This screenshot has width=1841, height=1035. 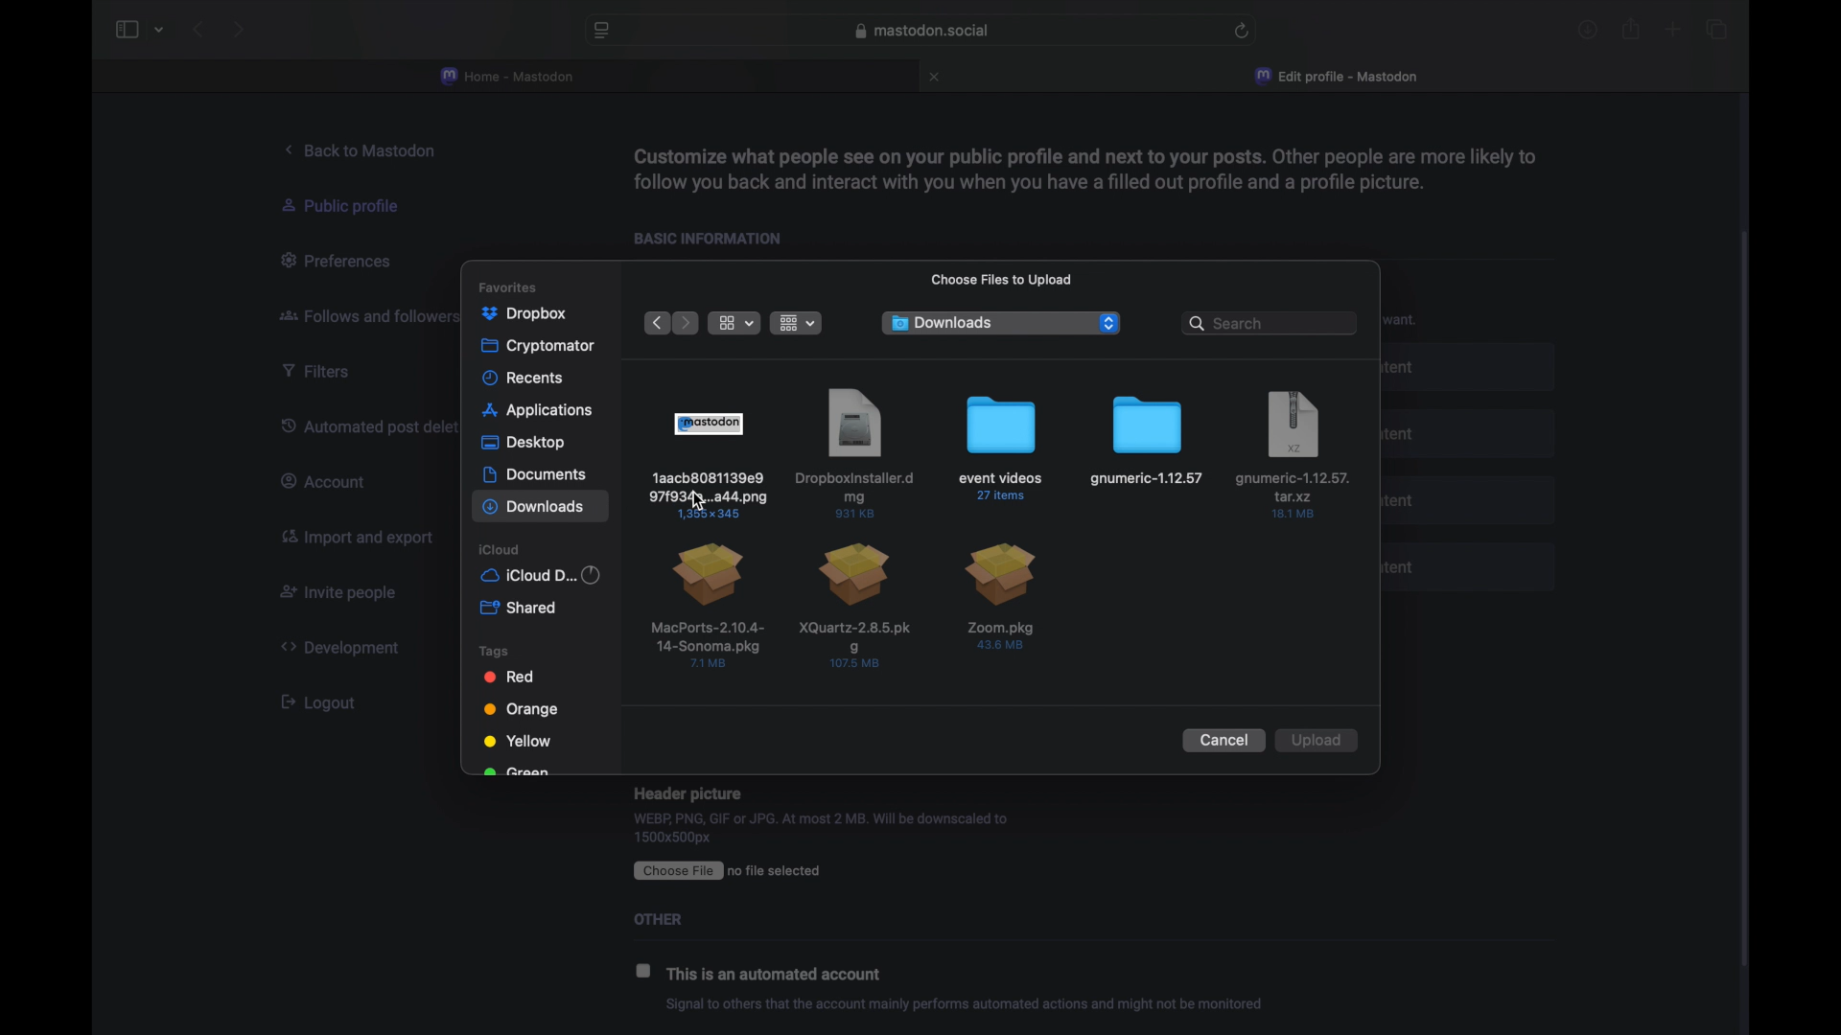 What do you see at coordinates (159, 31) in the screenshot?
I see `tab group picker` at bounding box center [159, 31].